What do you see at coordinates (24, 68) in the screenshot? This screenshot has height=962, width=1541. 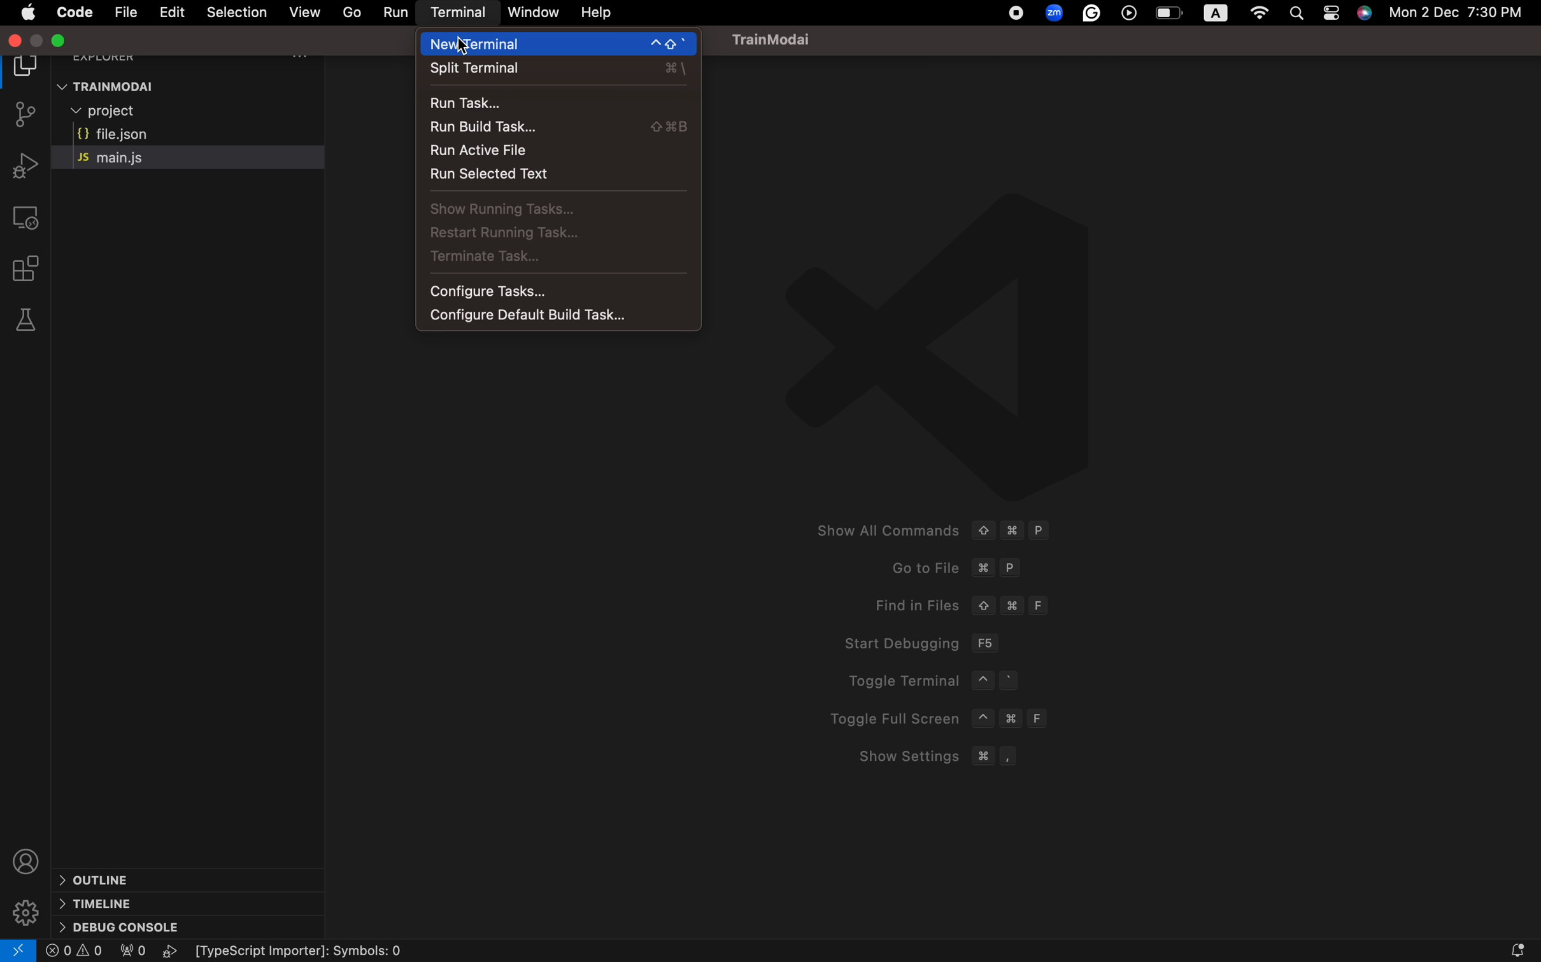 I see `folder` at bounding box center [24, 68].